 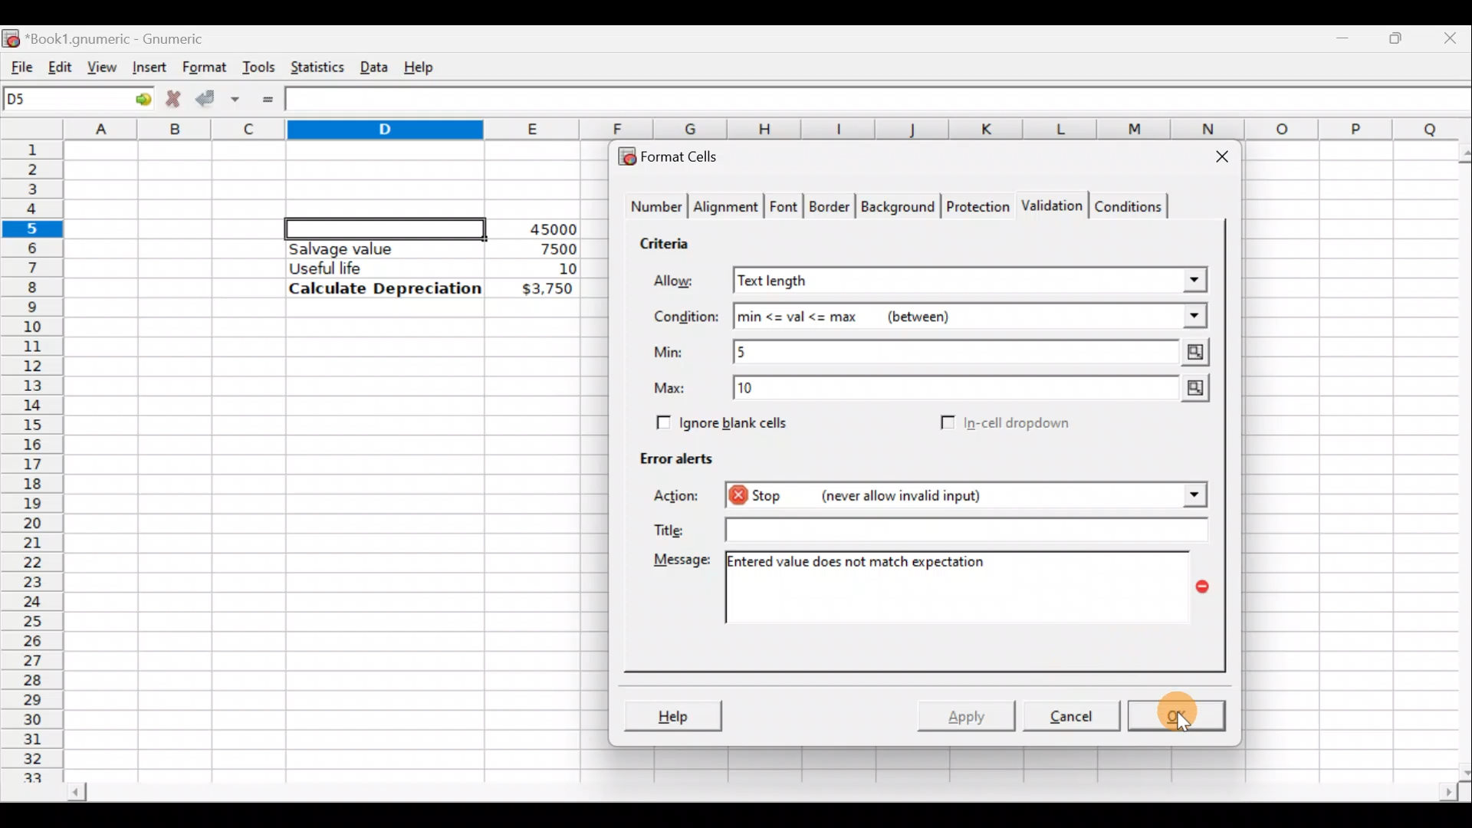 What do you see at coordinates (975, 391) in the screenshot?
I see `Max value = 10` at bounding box center [975, 391].